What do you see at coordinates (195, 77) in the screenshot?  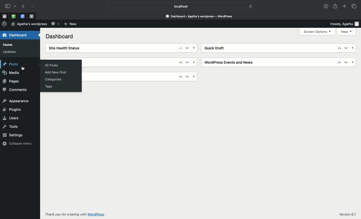 I see `Show` at bounding box center [195, 77].